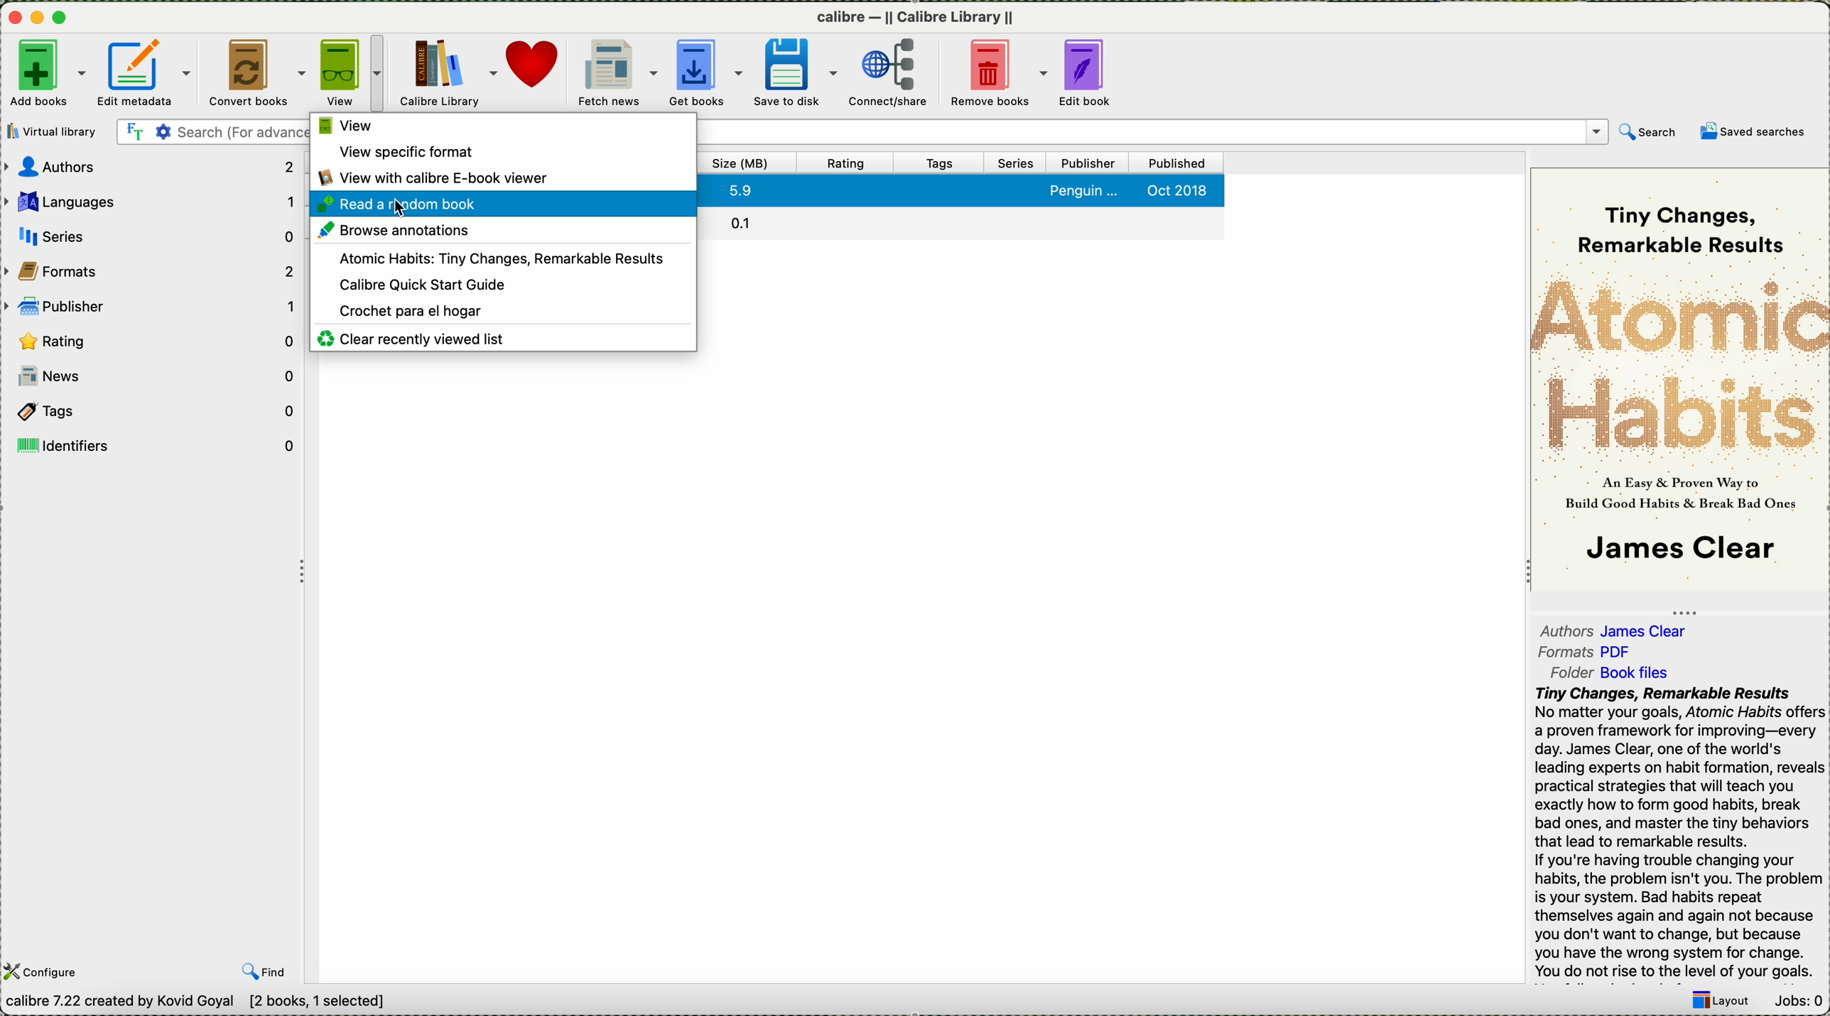  Describe the element at coordinates (1678, 374) in the screenshot. I see `~~ Tiny Changes,

~ Remarkable Results
A A — & Proven Way to :
Build Good Habits & Break Bad On

I James Clear` at that location.